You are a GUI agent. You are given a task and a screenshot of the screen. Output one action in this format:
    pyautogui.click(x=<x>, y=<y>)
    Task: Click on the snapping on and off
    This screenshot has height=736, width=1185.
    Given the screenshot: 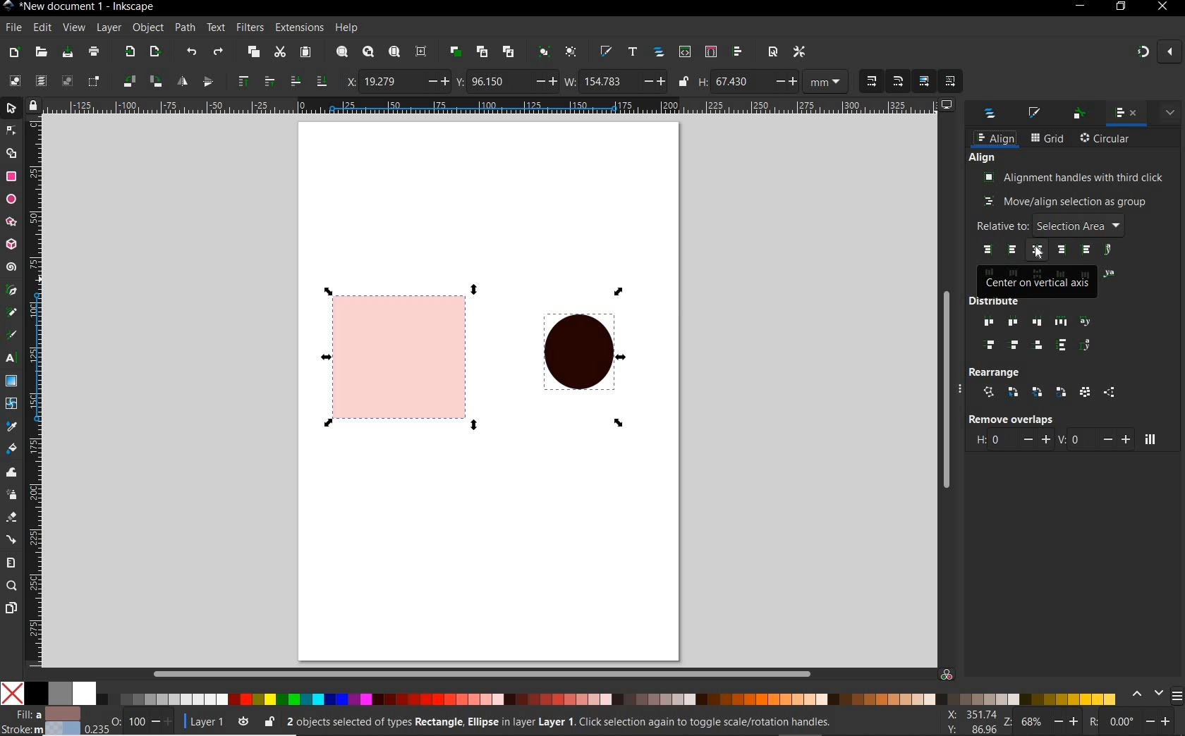 What is the action you would take?
    pyautogui.click(x=1158, y=51)
    